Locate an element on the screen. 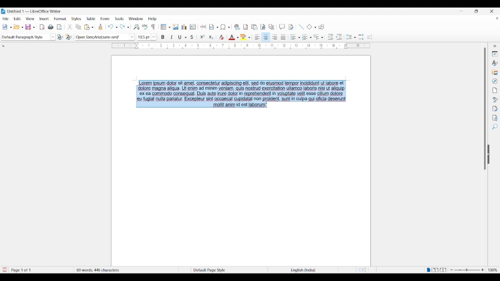  Single page view is located at coordinates (428, 270).